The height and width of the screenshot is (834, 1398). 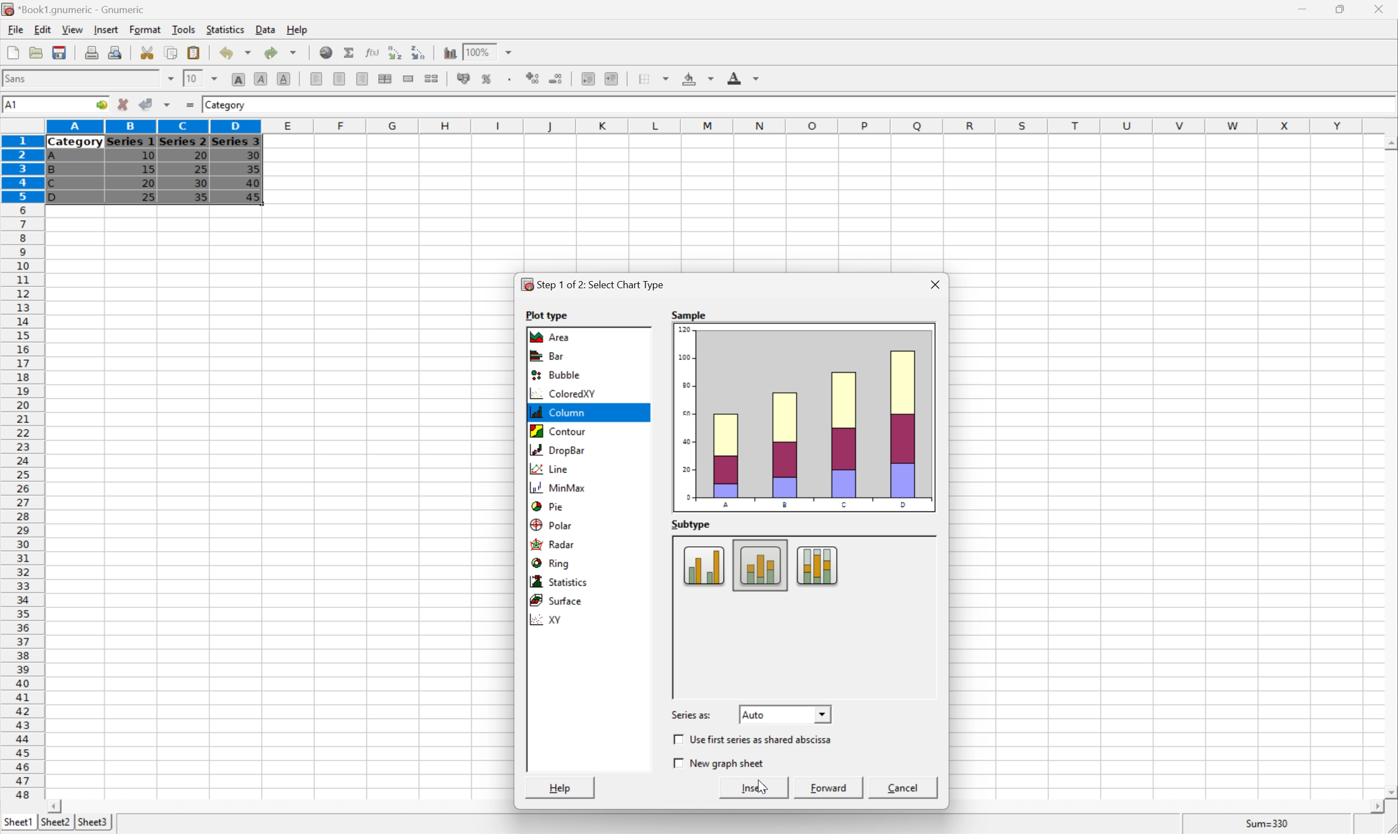 I want to click on Auto, so click(x=761, y=714).